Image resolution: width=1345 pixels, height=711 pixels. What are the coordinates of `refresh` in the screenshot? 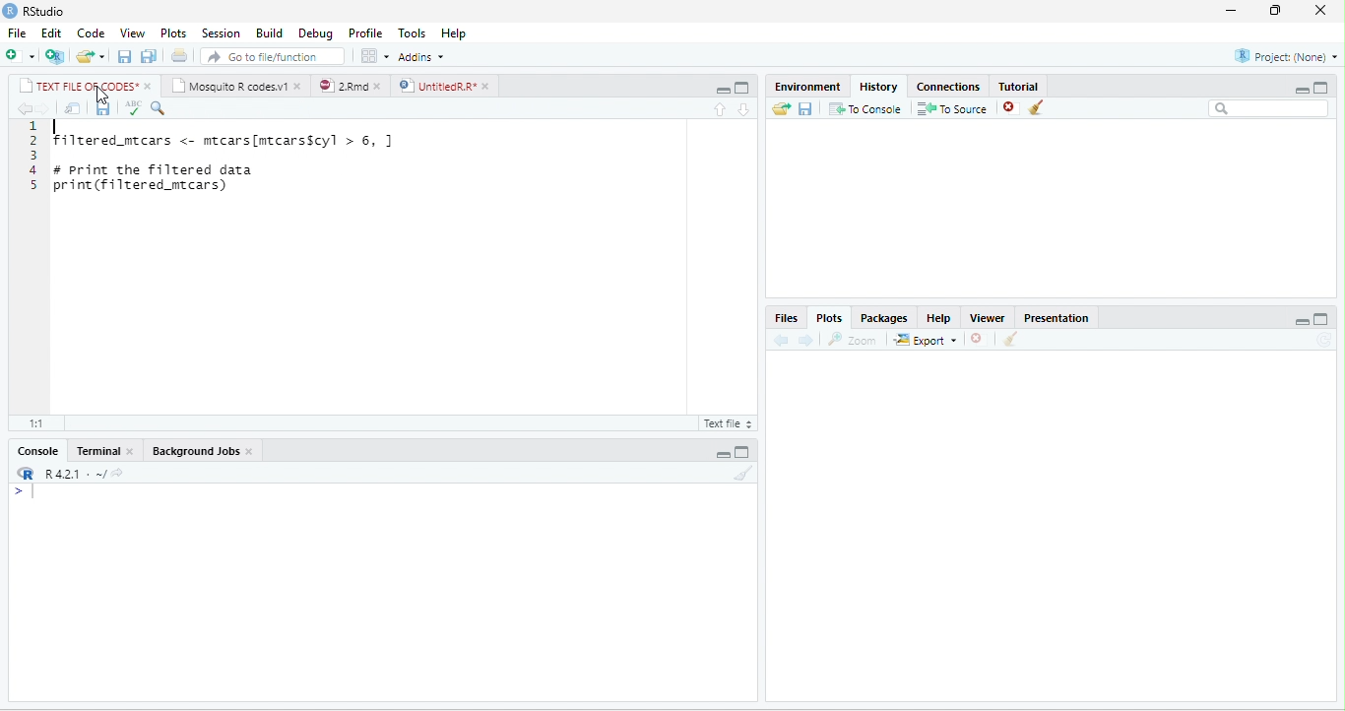 It's located at (1324, 340).